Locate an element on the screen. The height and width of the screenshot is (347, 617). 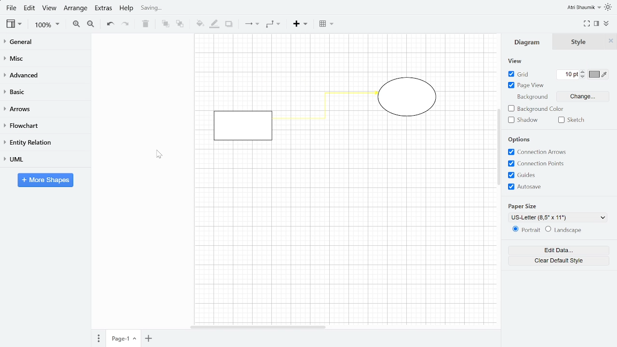
Close is located at coordinates (611, 41).